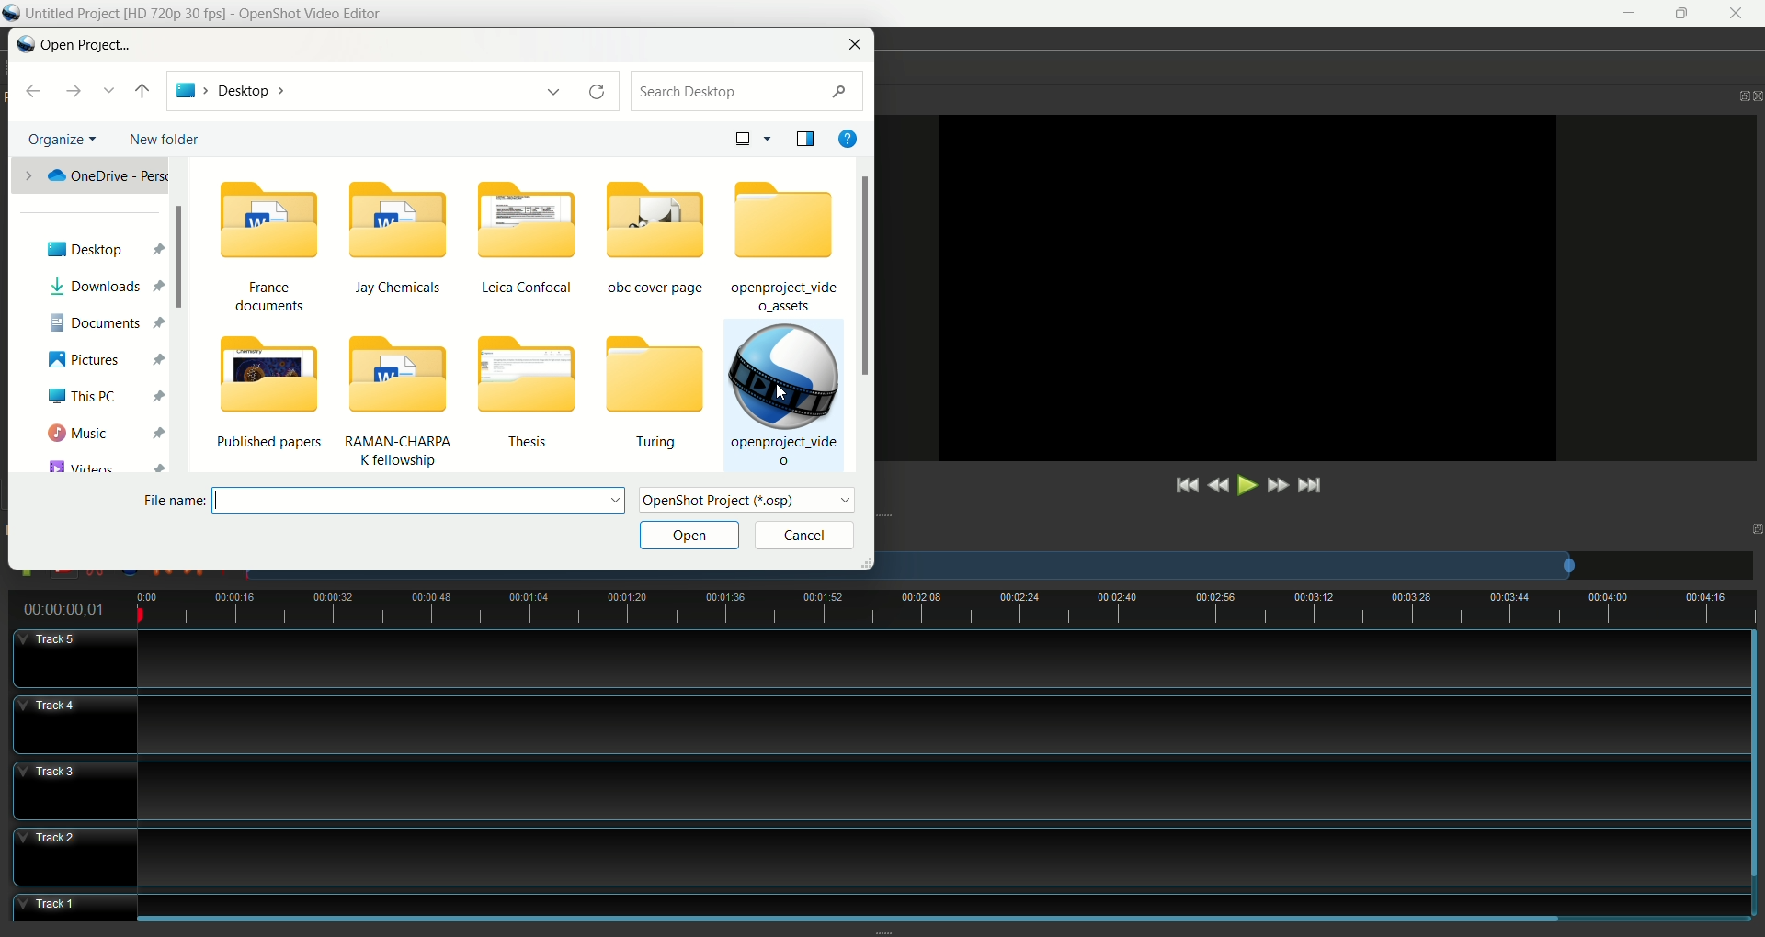 The height and width of the screenshot is (937, 1765). Describe the element at coordinates (1220, 487) in the screenshot. I see `rewind` at that location.